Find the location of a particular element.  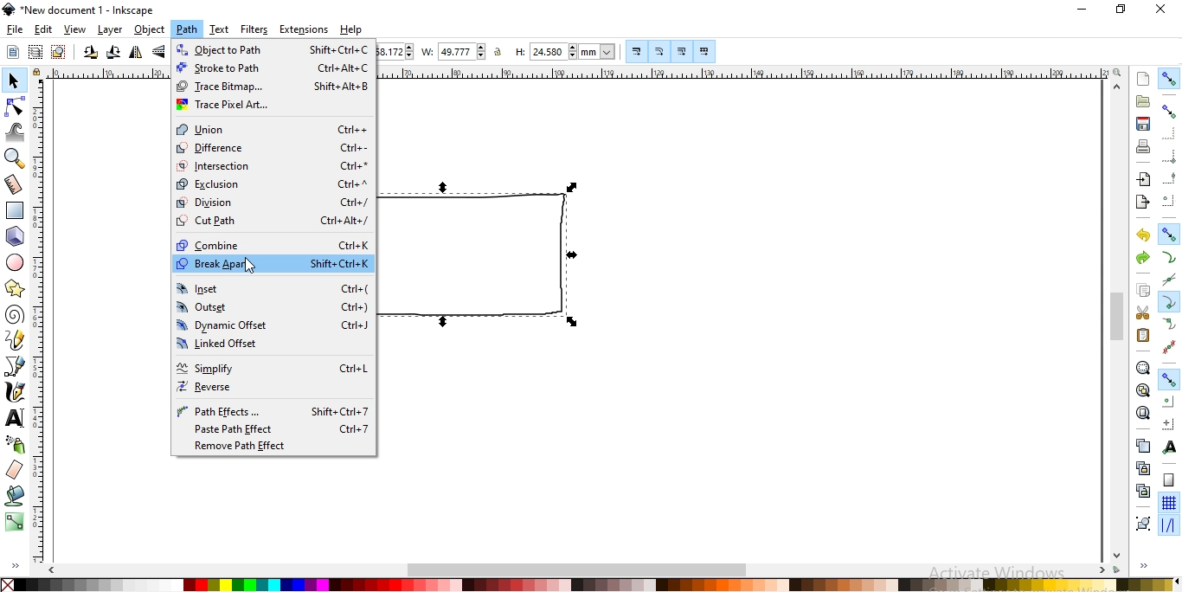

create rectangles or squares is located at coordinates (16, 210).